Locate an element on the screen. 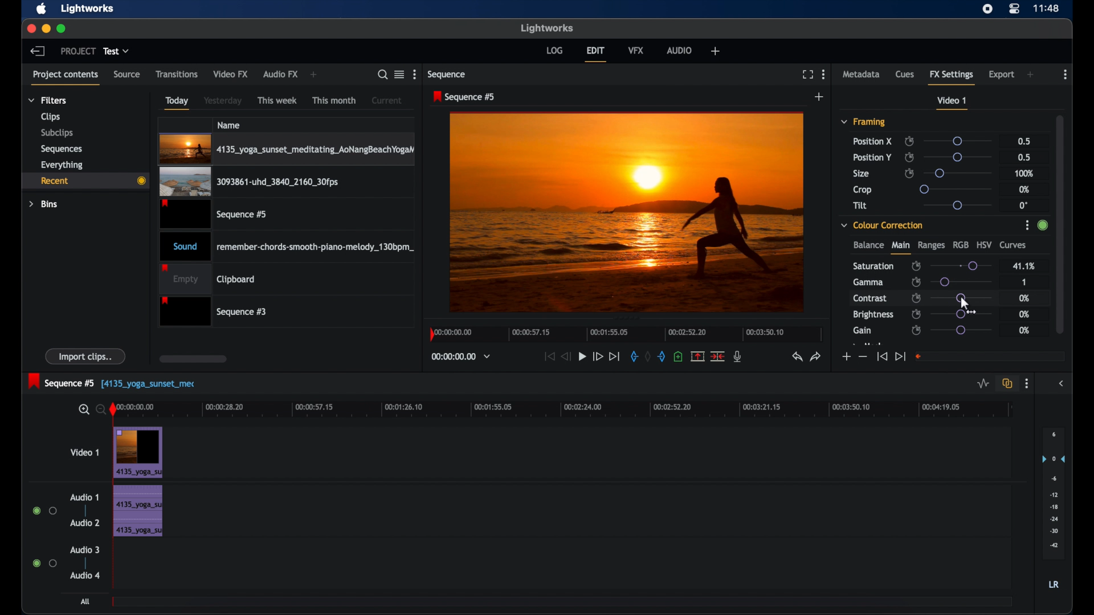 The image size is (1094, 615). slider is located at coordinates (961, 265).